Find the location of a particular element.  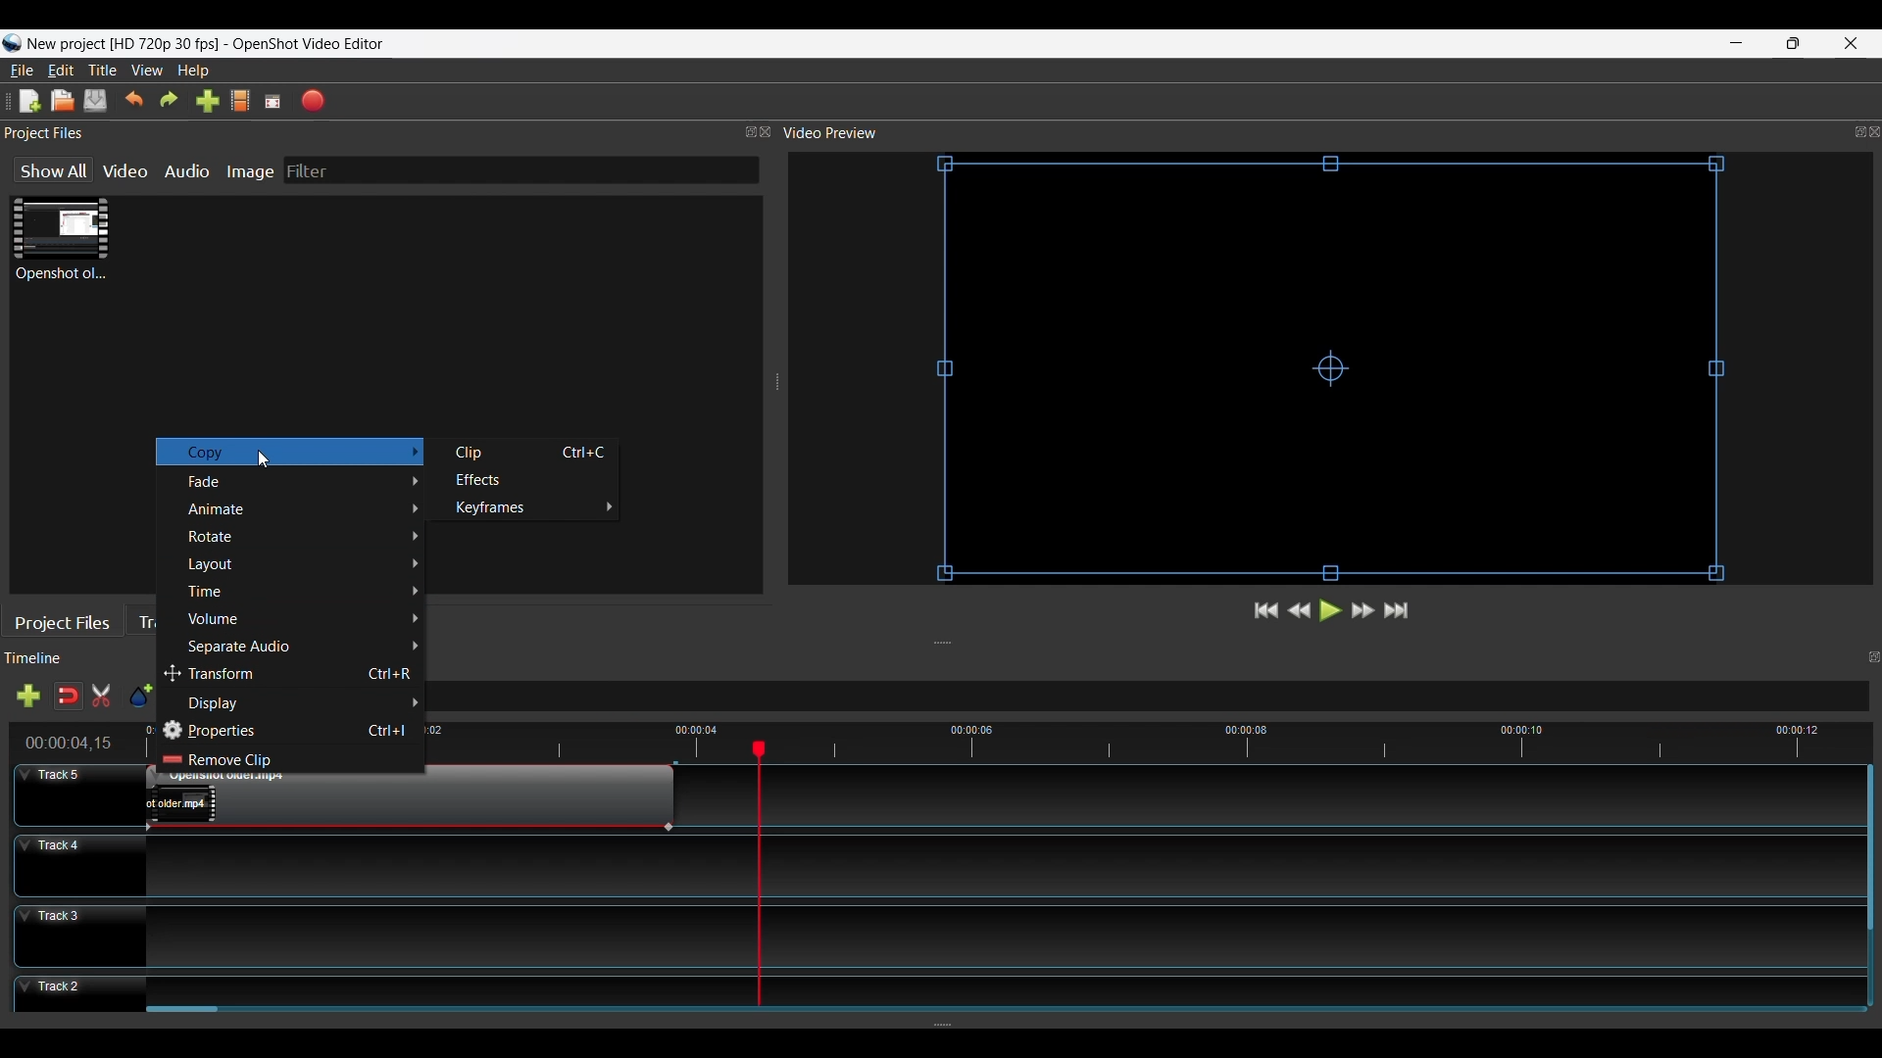

Jump to End is located at coordinates (1399, 611).